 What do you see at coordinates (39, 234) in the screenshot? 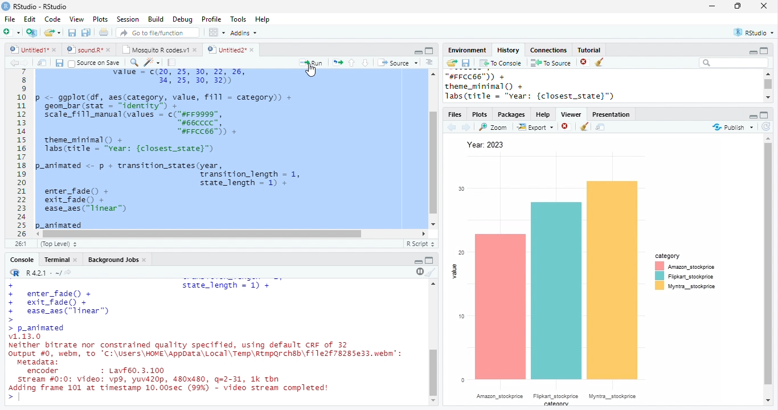
I see `scroll right` at bounding box center [39, 234].